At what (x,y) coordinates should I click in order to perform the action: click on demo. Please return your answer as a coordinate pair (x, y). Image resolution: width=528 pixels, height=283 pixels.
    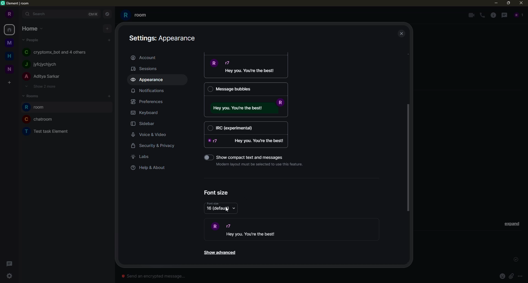
    Looking at the image, I should click on (257, 230).